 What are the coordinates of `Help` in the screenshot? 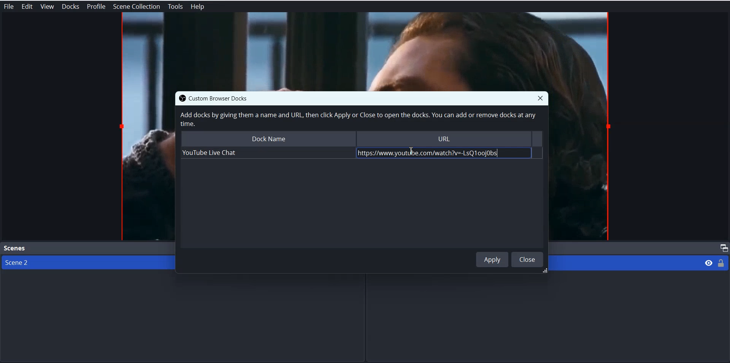 It's located at (198, 7).